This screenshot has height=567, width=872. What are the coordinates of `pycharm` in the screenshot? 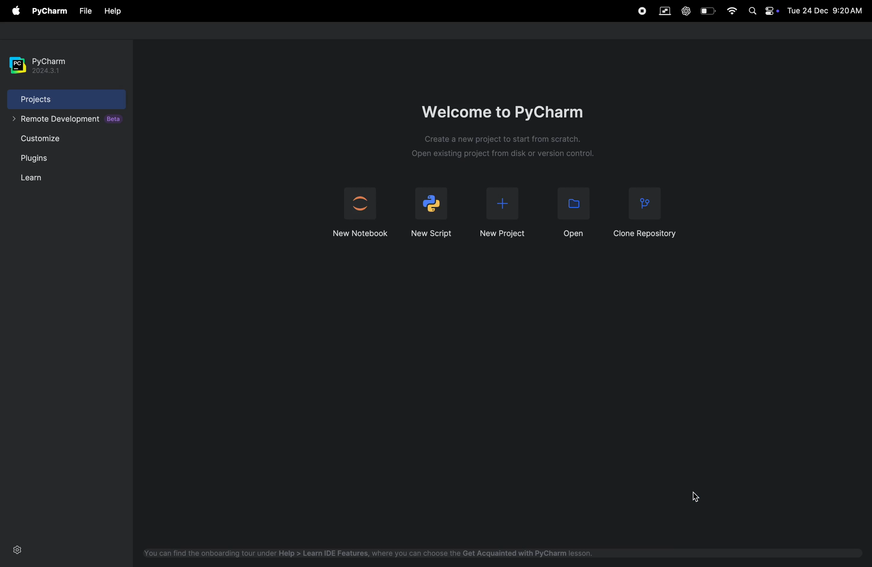 It's located at (51, 11).